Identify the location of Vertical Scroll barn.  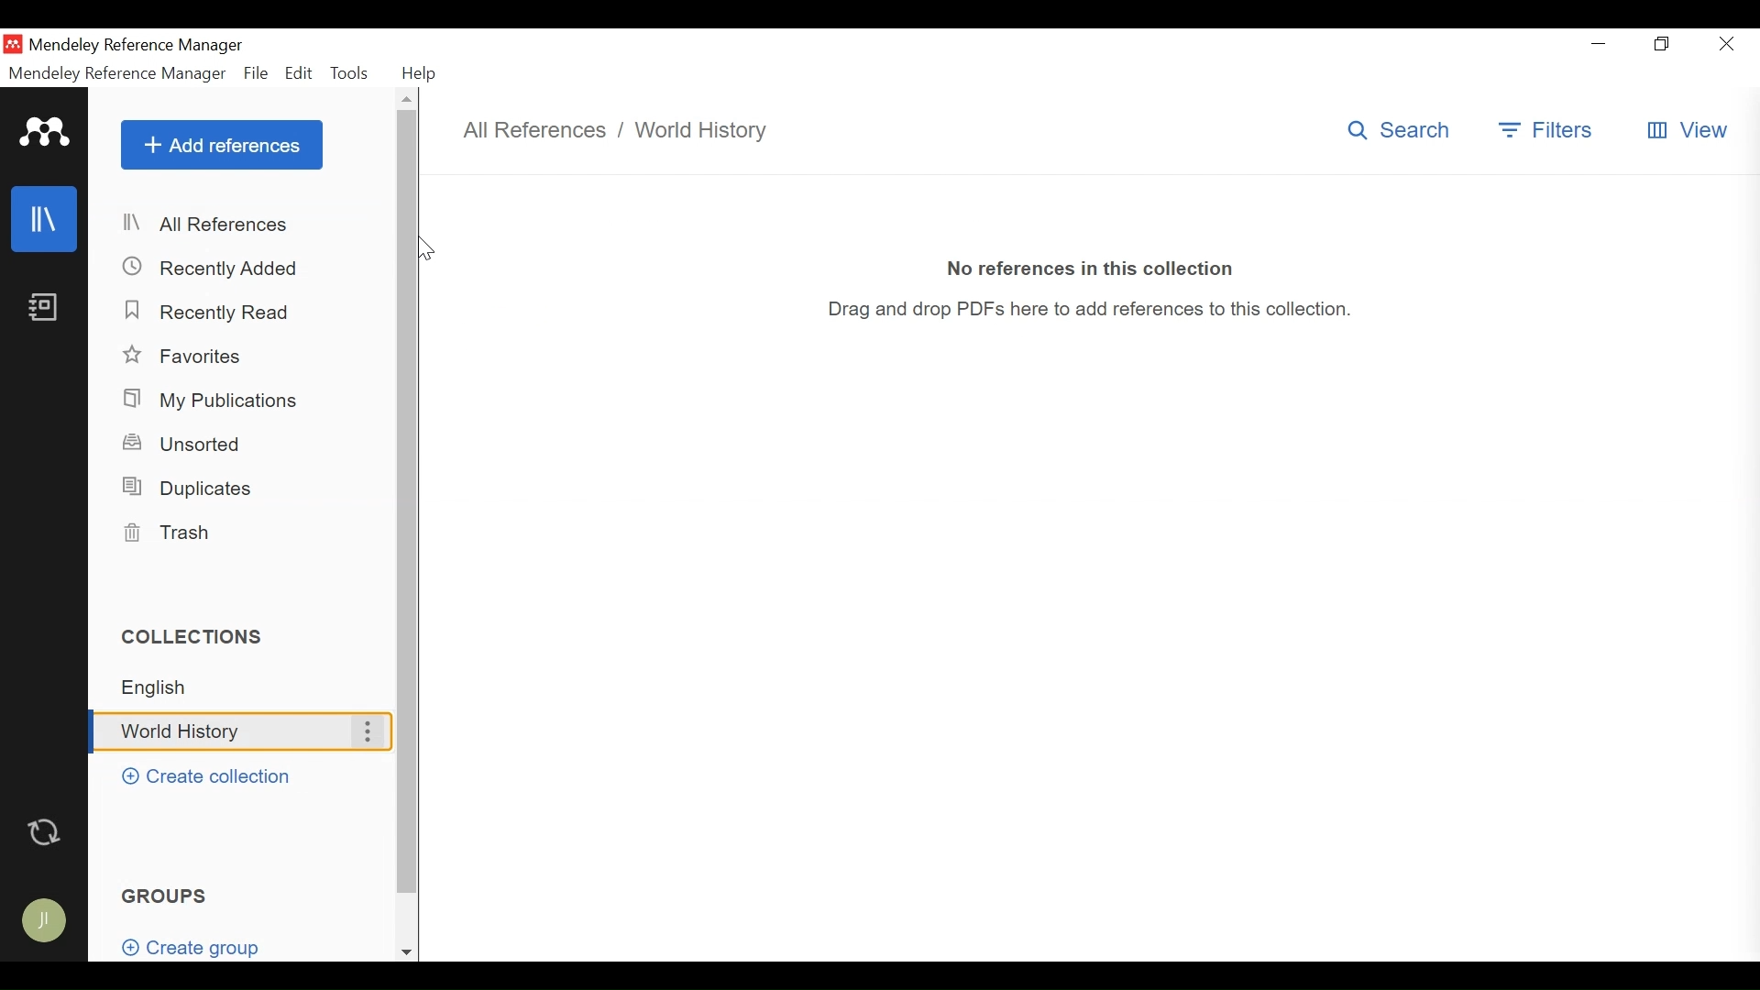
(406, 503).